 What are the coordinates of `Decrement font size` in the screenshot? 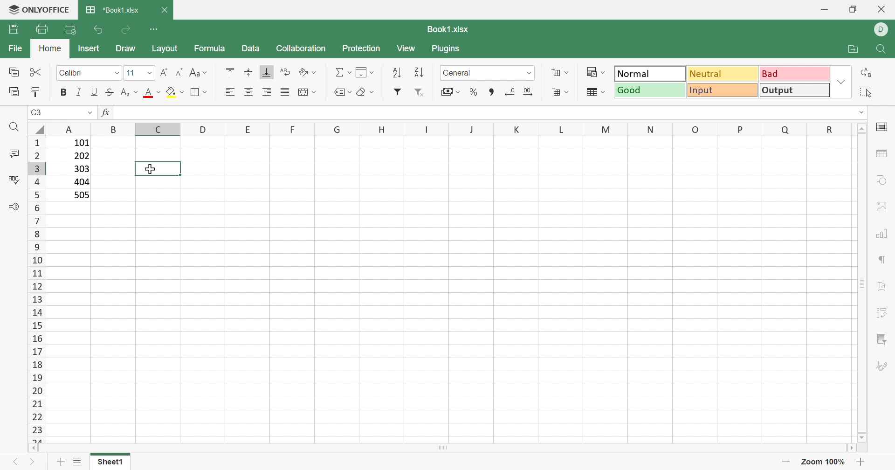 It's located at (178, 71).